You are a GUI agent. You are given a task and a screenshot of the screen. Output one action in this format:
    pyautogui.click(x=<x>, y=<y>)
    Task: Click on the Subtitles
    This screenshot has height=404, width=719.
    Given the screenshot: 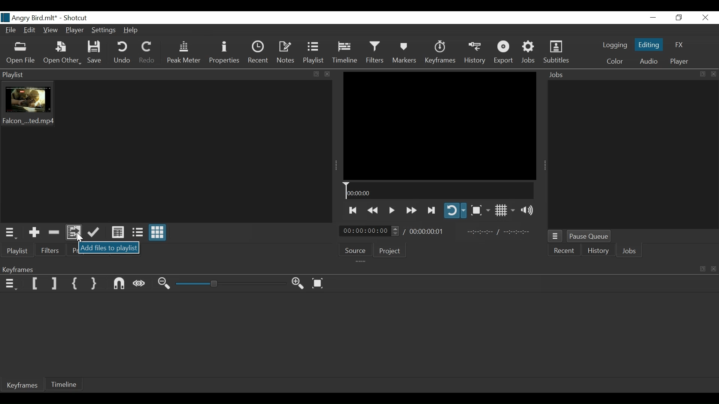 What is the action you would take?
    pyautogui.click(x=558, y=52)
    